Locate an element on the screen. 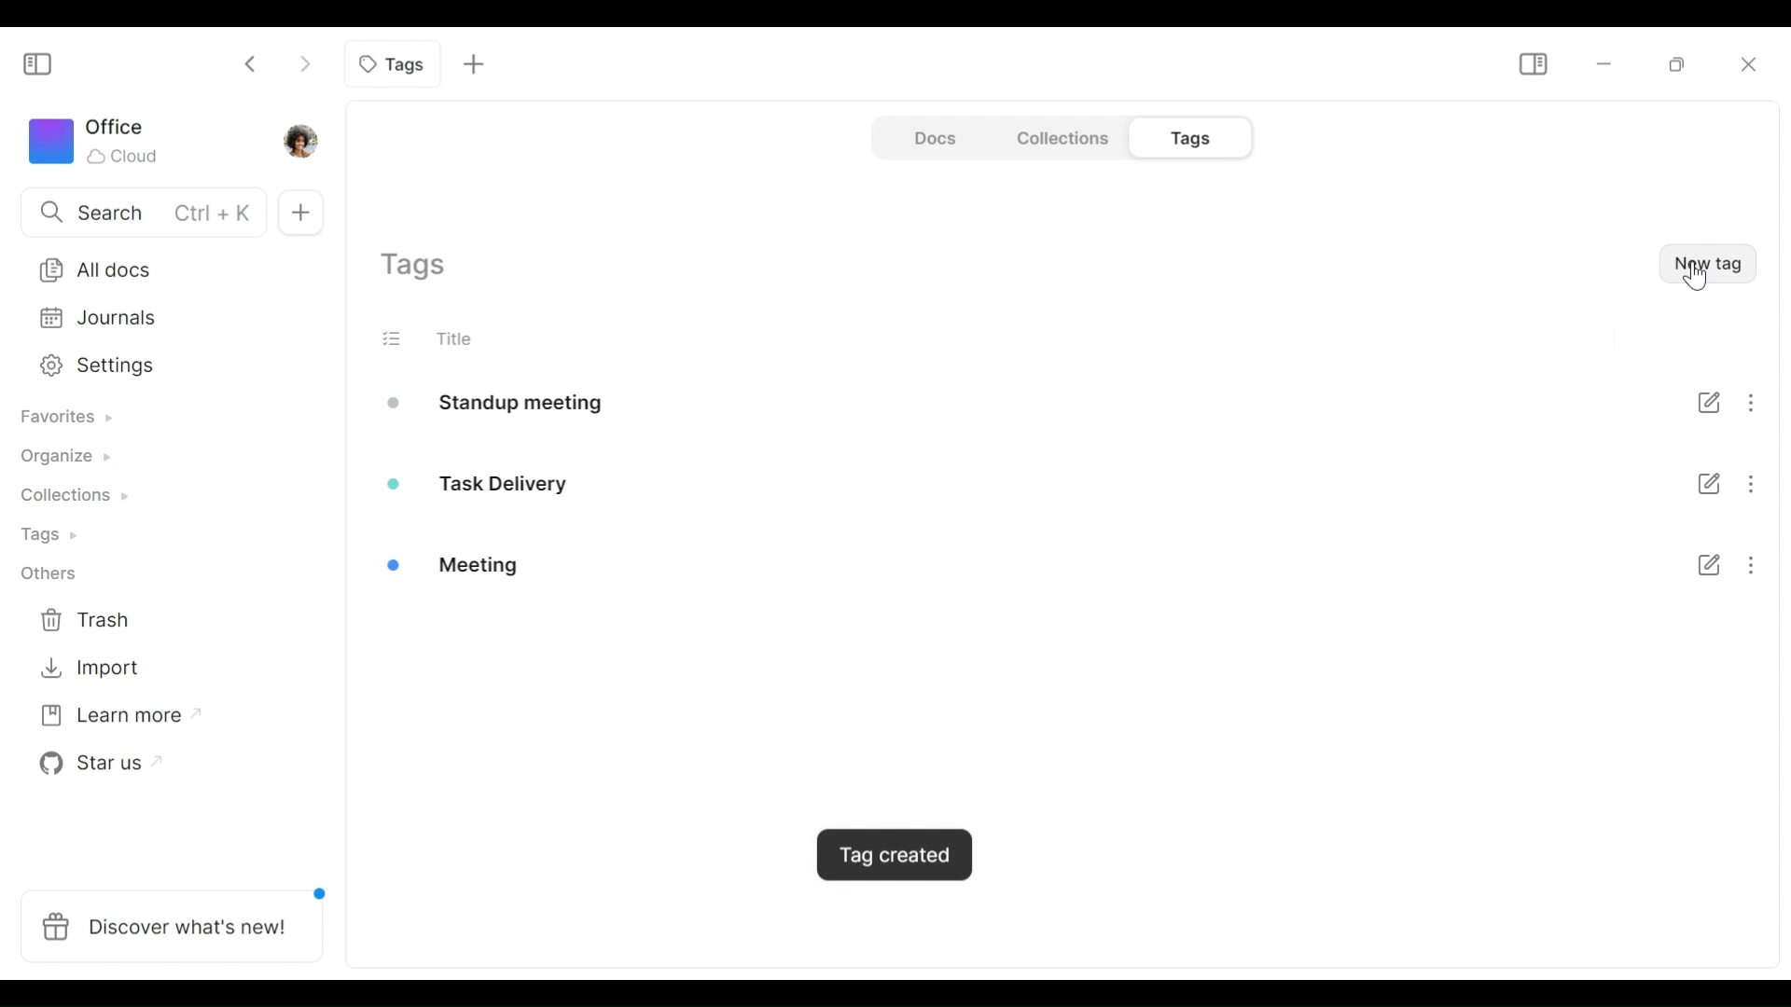 The height and width of the screenshot is (1007, 1791). Others is located at coordinates (55, 572).